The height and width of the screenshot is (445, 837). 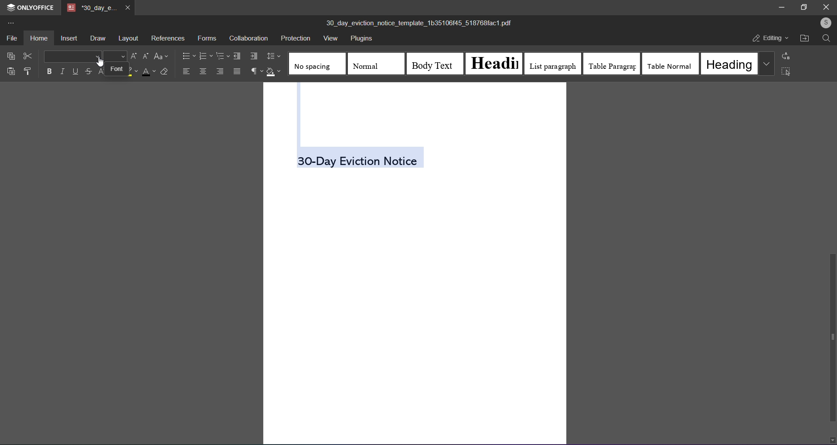 I want to click on font style, so click(x=72, y=56).